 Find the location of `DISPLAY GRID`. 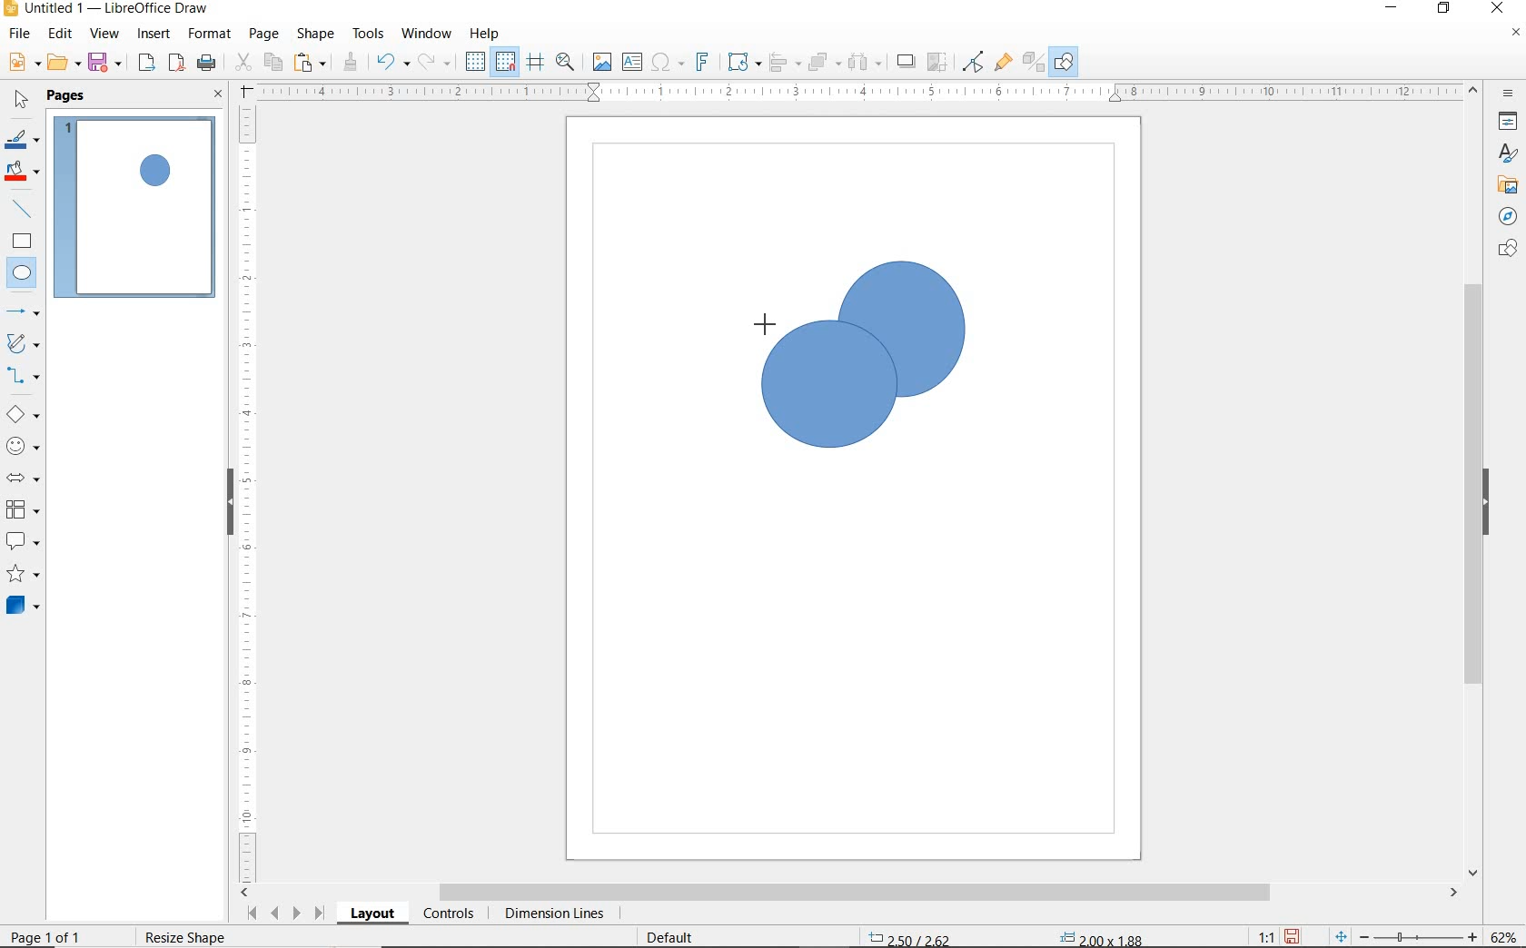

DISPLAY GRID is located at coordinates (477, 62).